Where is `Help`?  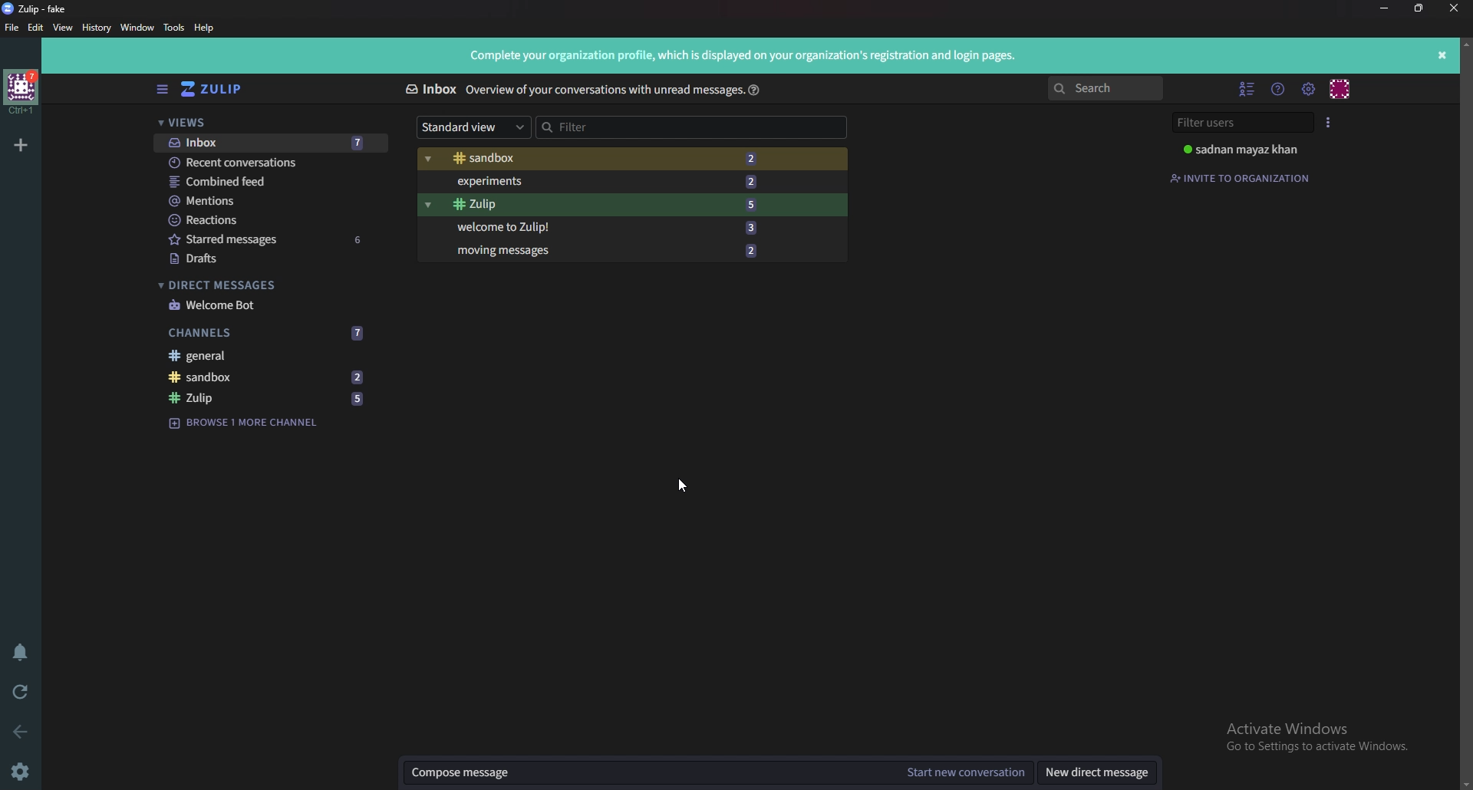 Help is located at coordinates (206, 28).